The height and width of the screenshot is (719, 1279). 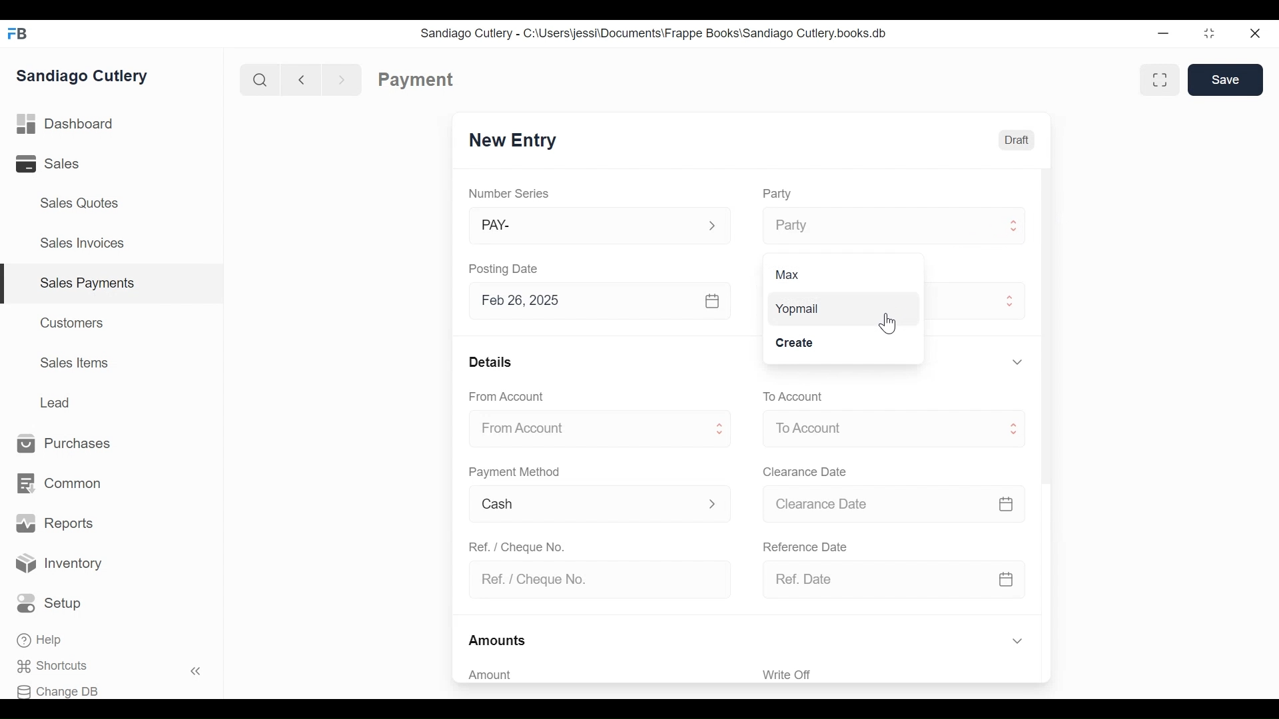 What do you see at coordinates (713, 302) in the screenshot?
I see `Calendar` at bounding box center [713, 302].